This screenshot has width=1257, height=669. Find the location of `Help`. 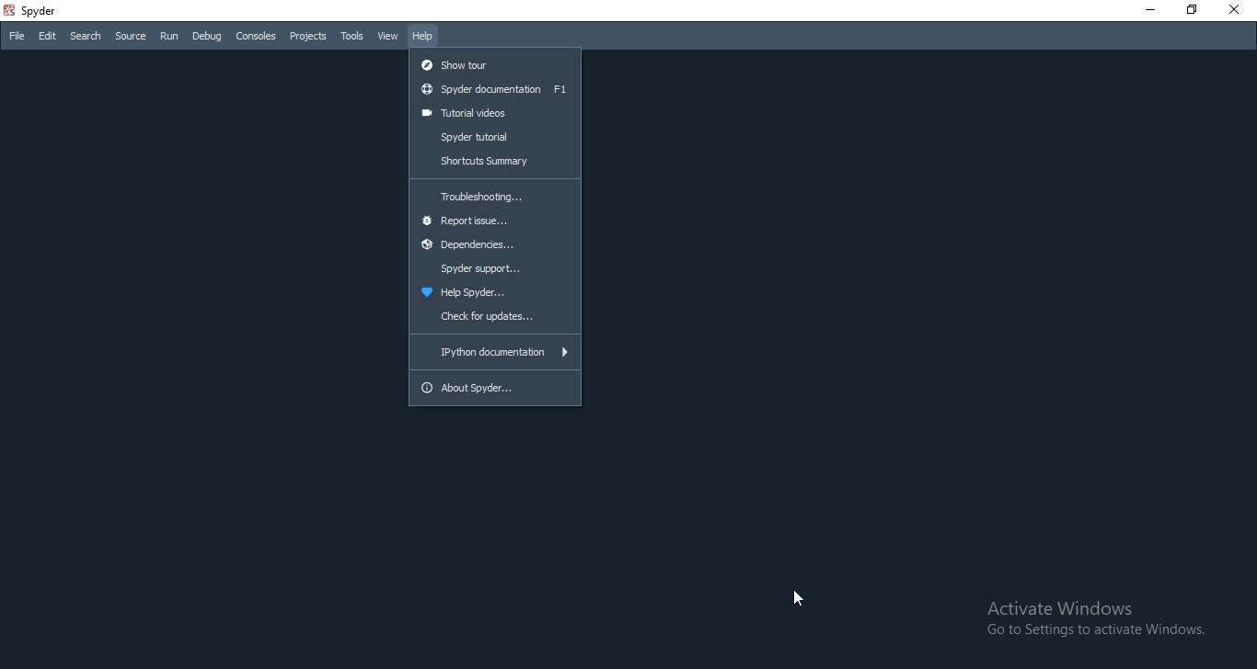

Help is located at coordinates (426, 34).